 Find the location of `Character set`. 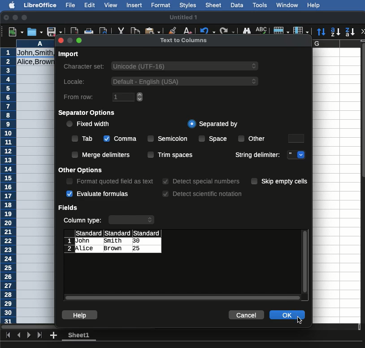

Character set is located at coordinates (161, 67).